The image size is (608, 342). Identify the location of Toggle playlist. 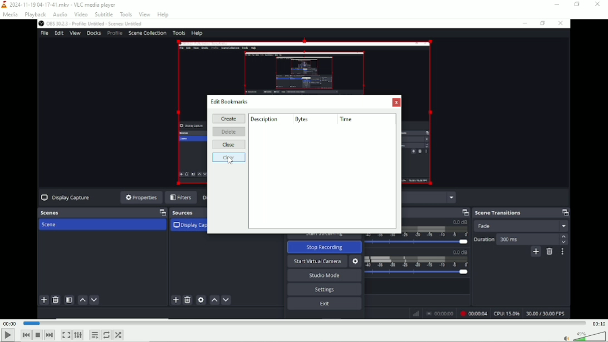
(94, 335).